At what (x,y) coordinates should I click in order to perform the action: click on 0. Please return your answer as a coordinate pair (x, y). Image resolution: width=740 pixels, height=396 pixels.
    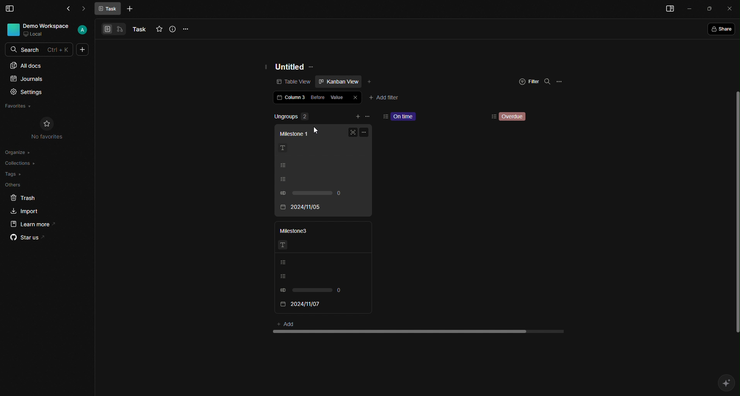
    Looking at the image, I should click on (310, 290).